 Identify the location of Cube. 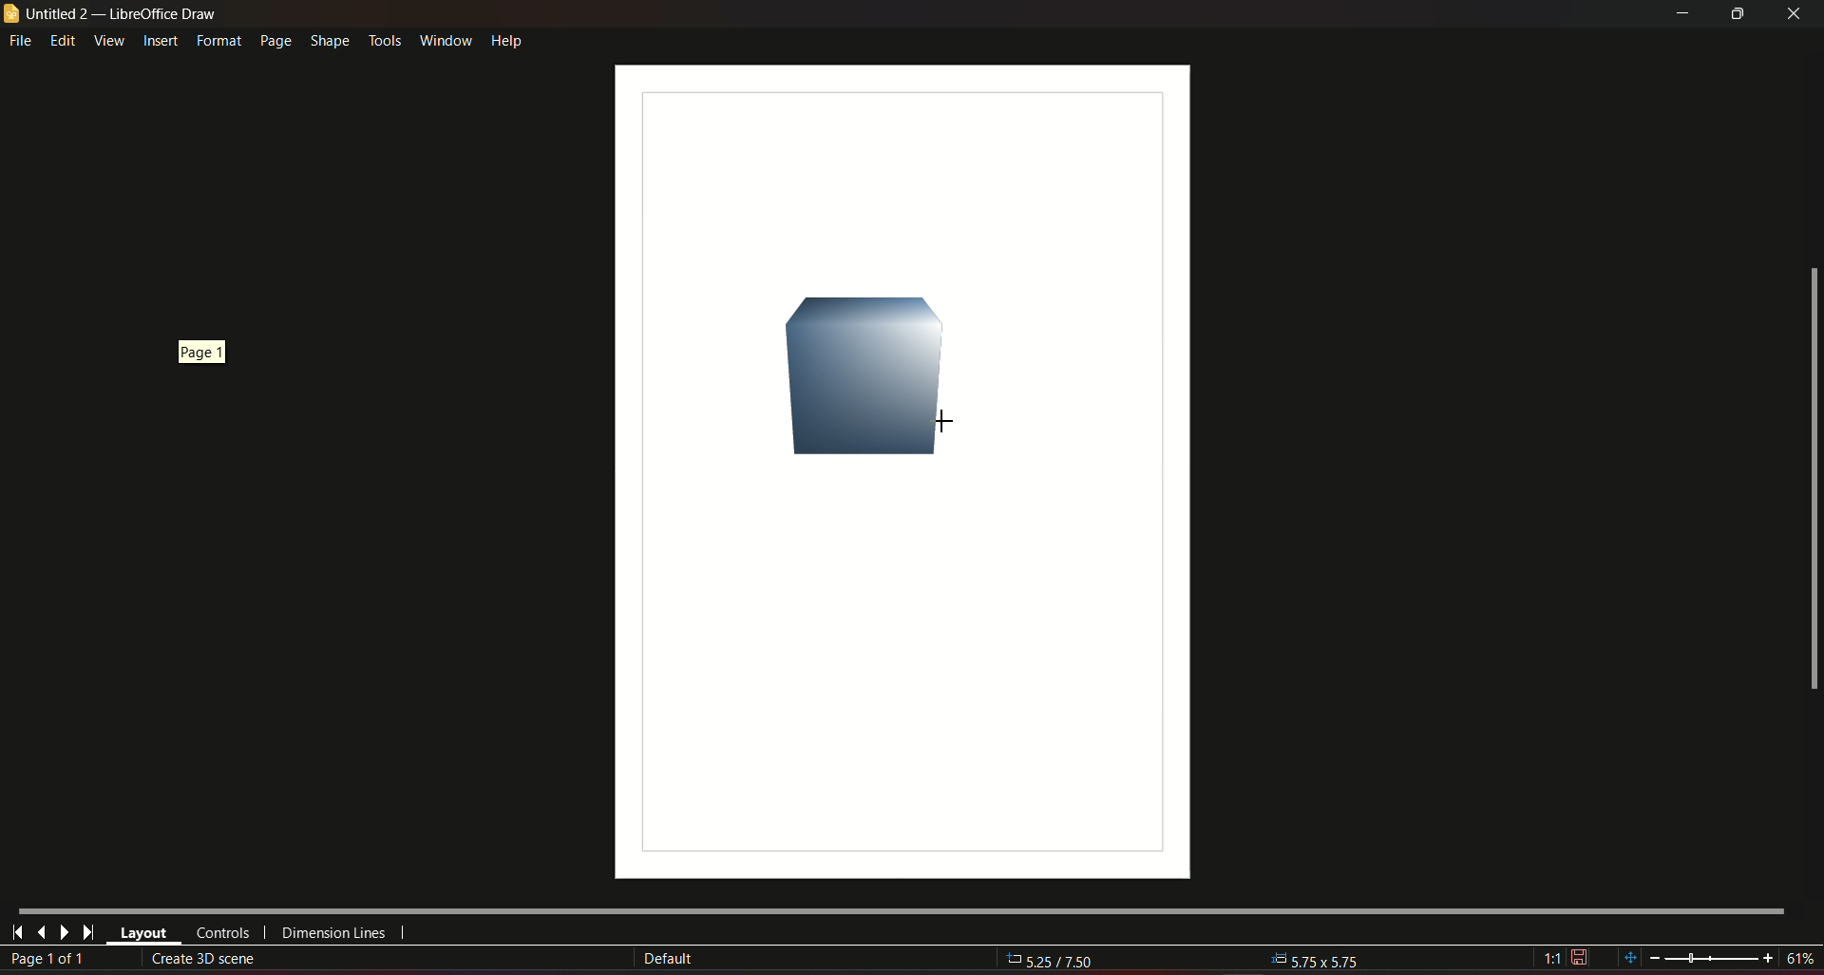
(864, 375).